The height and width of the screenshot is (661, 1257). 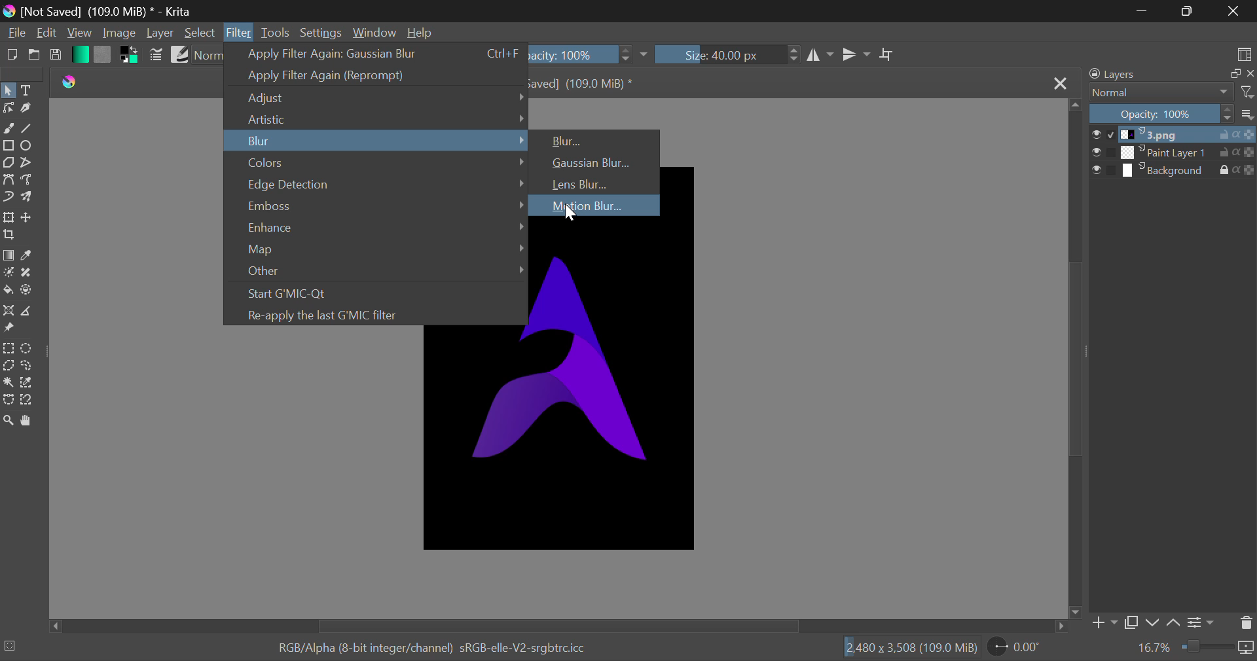 What do you see at coordinates (111, 10) in the screenshot?
I see `[Not Saved] (109.0 MiB) * - Krita` at bounding box center [111, 10].